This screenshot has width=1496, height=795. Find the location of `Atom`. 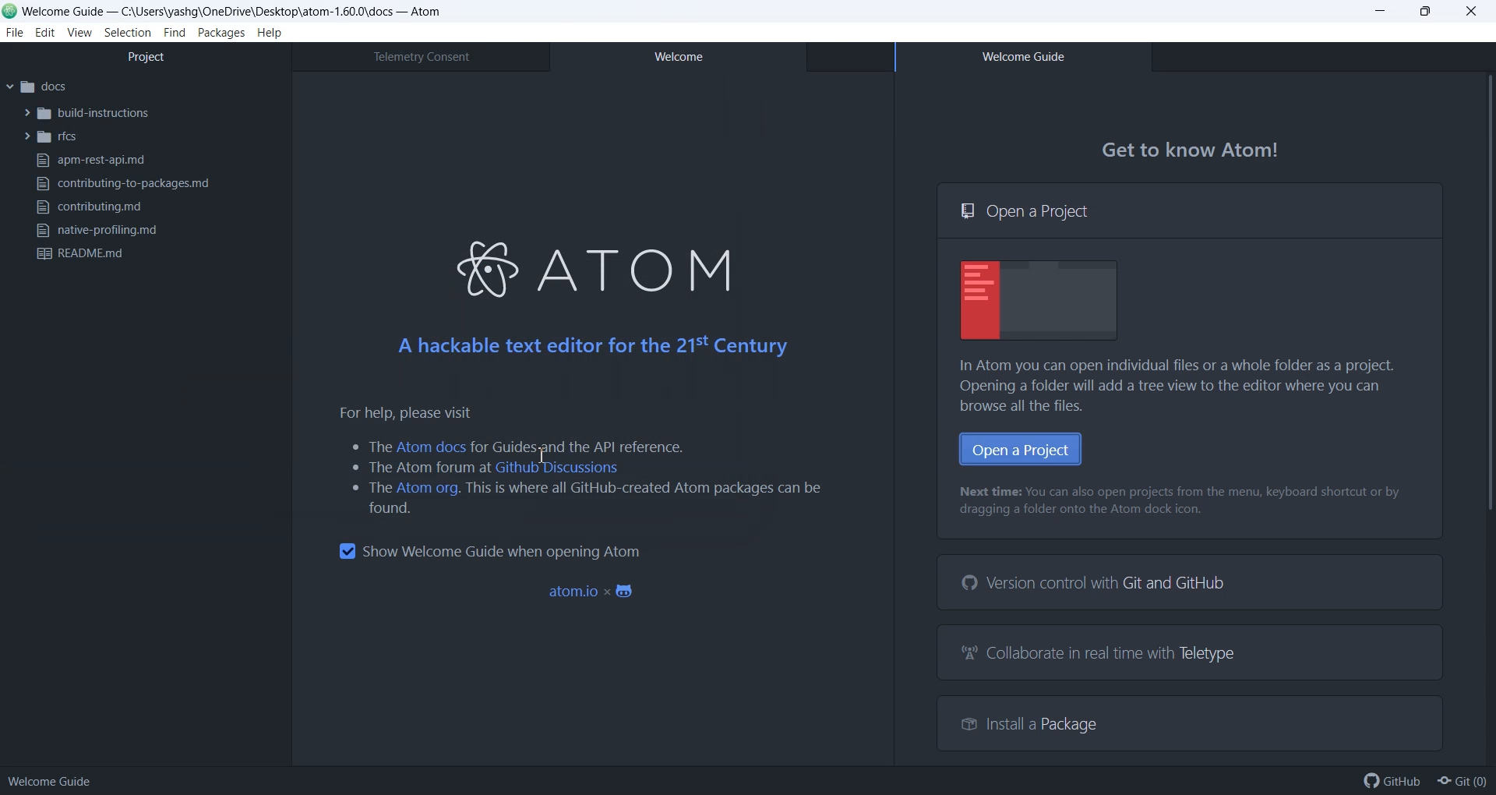

Atom is located at coordinates (587, 265).